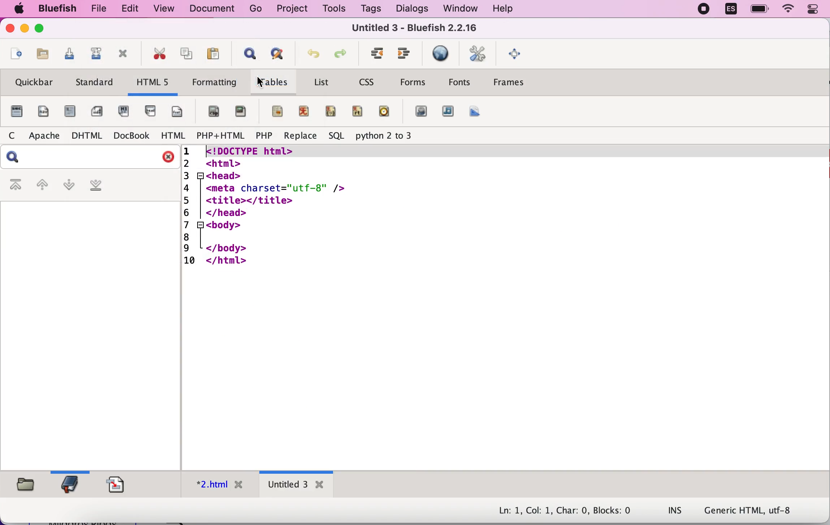 The image size is (830, 525). I want to click on minimize, so click(25, 29).